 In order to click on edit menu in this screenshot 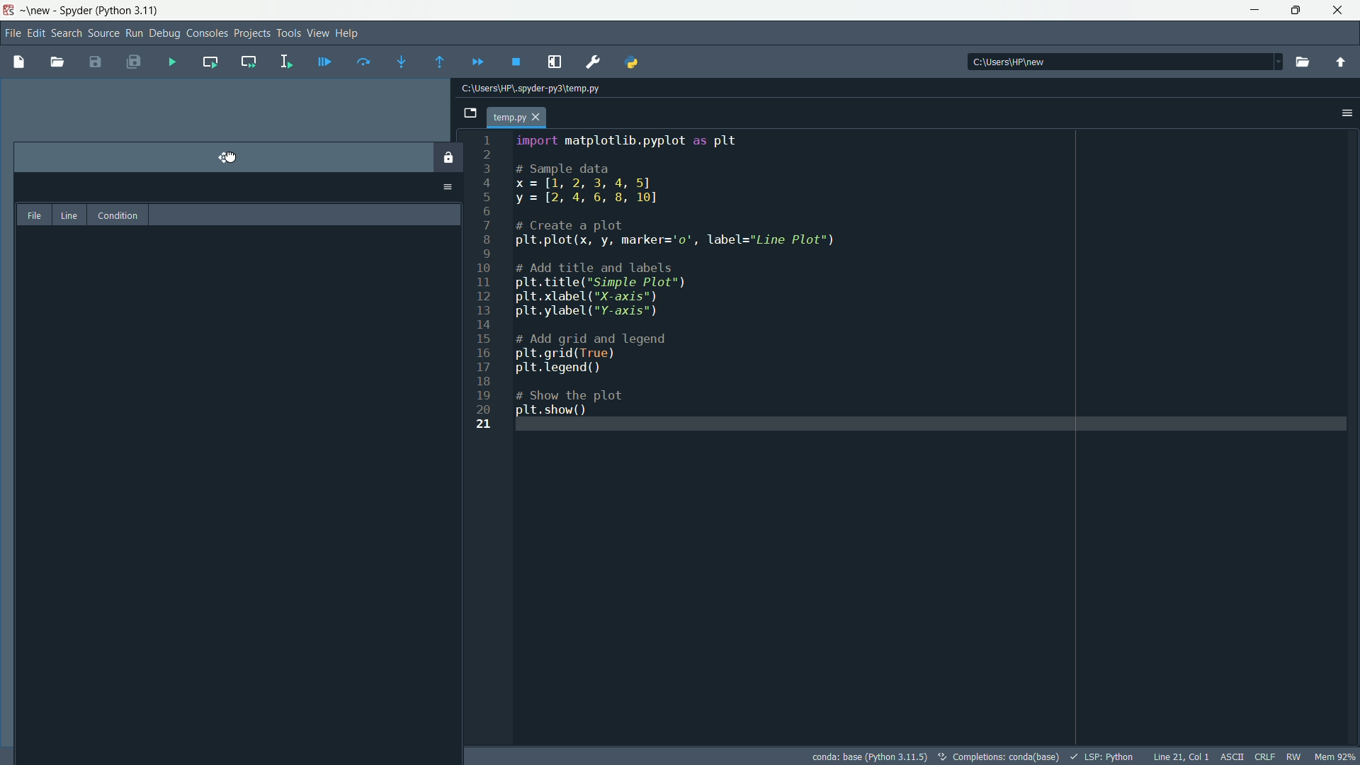, I will do `click(38, 32)`.